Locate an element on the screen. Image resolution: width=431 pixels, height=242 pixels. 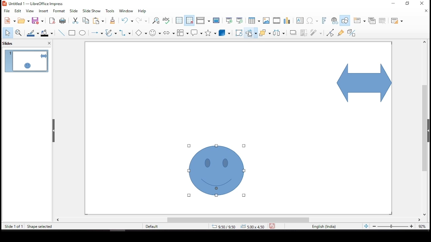
select tool is located at coordinates (8, 32).